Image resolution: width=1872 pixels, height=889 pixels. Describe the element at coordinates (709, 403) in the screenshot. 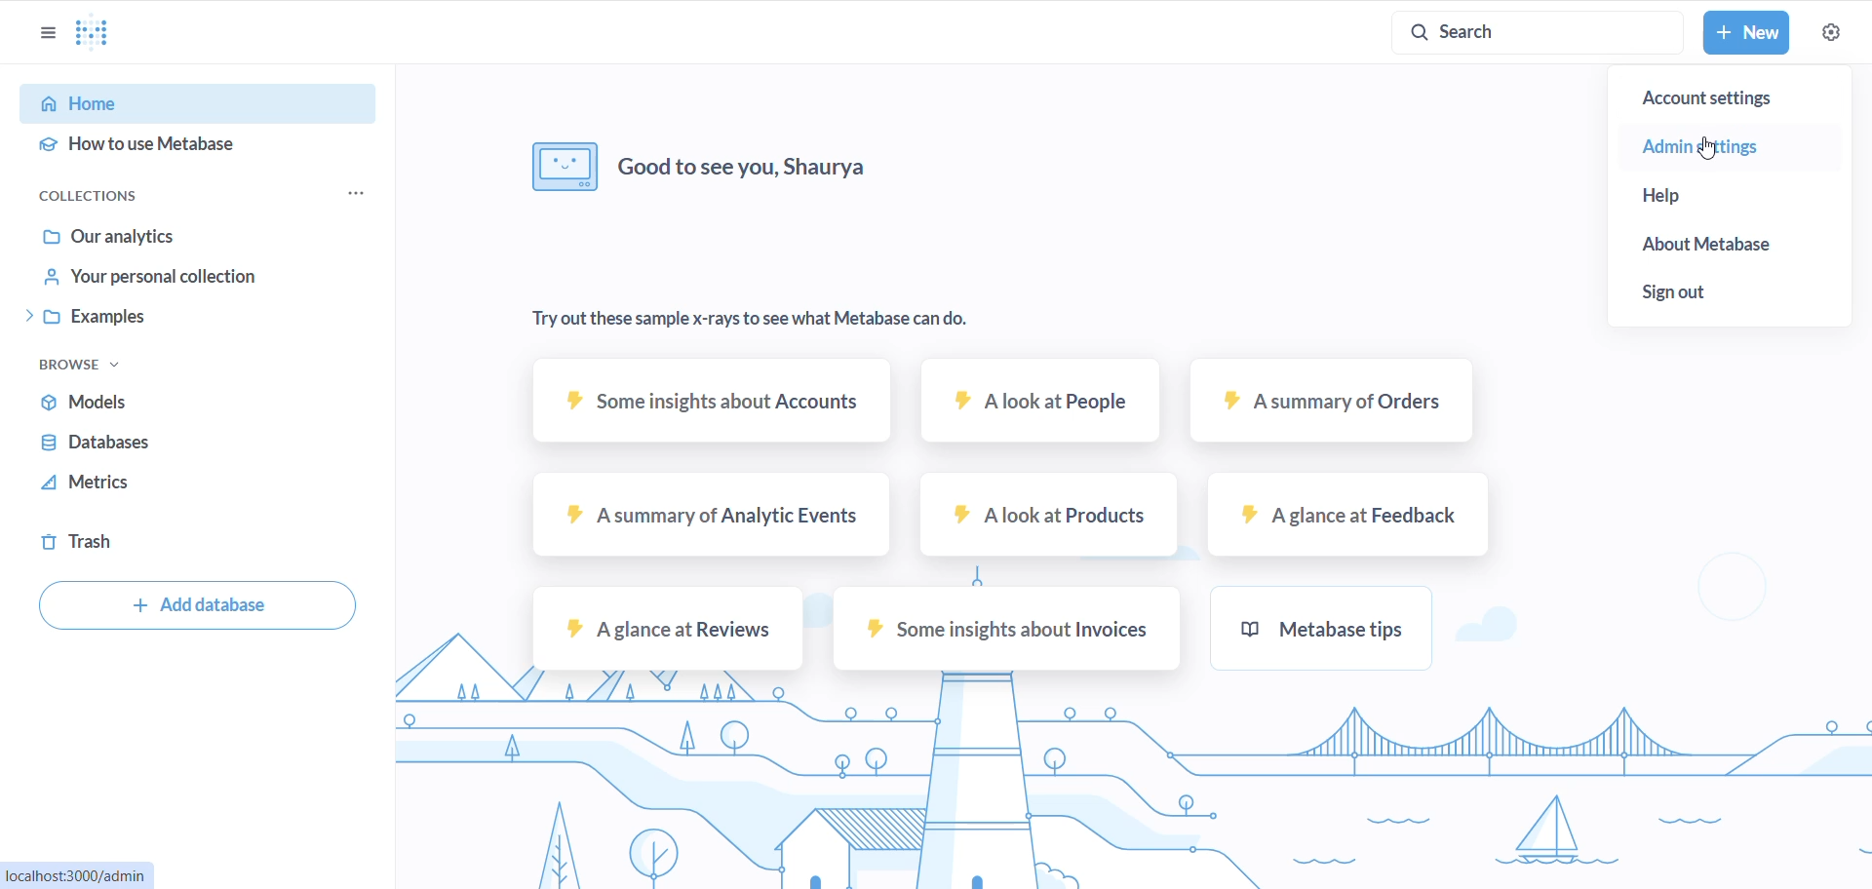

I see `SOME INSIGHTS ABOUT ACCOUNTS` at that location.